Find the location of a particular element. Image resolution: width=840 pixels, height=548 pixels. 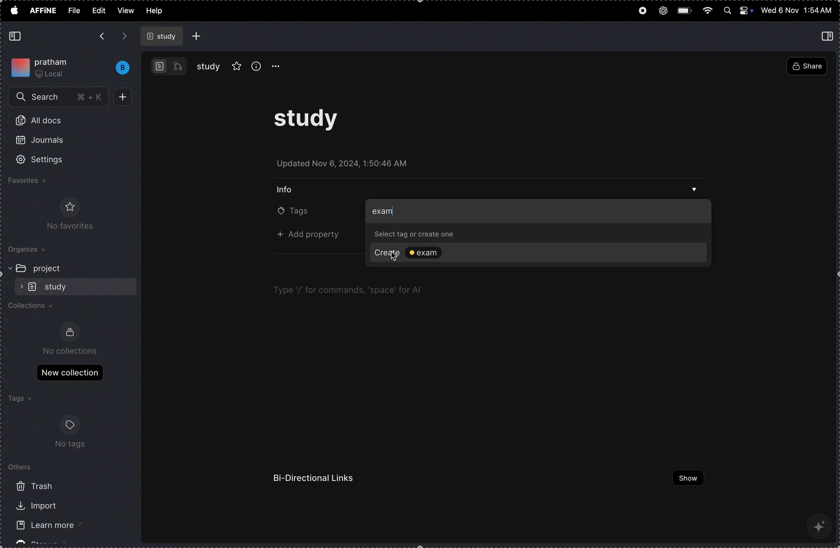

forward is located at coordinates (125, 36).